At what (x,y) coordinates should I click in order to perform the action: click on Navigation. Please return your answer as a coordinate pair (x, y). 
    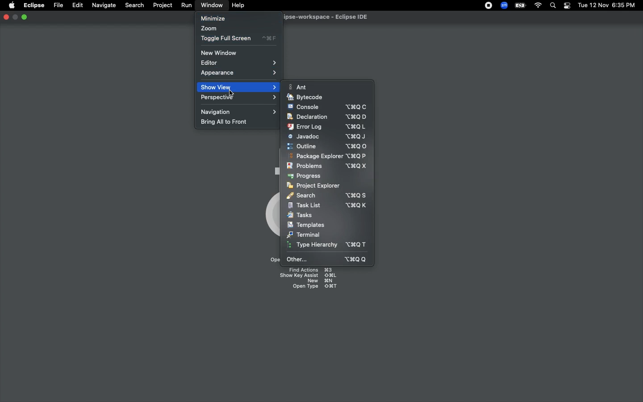
    Looking at the image, I should click on (240, 111).